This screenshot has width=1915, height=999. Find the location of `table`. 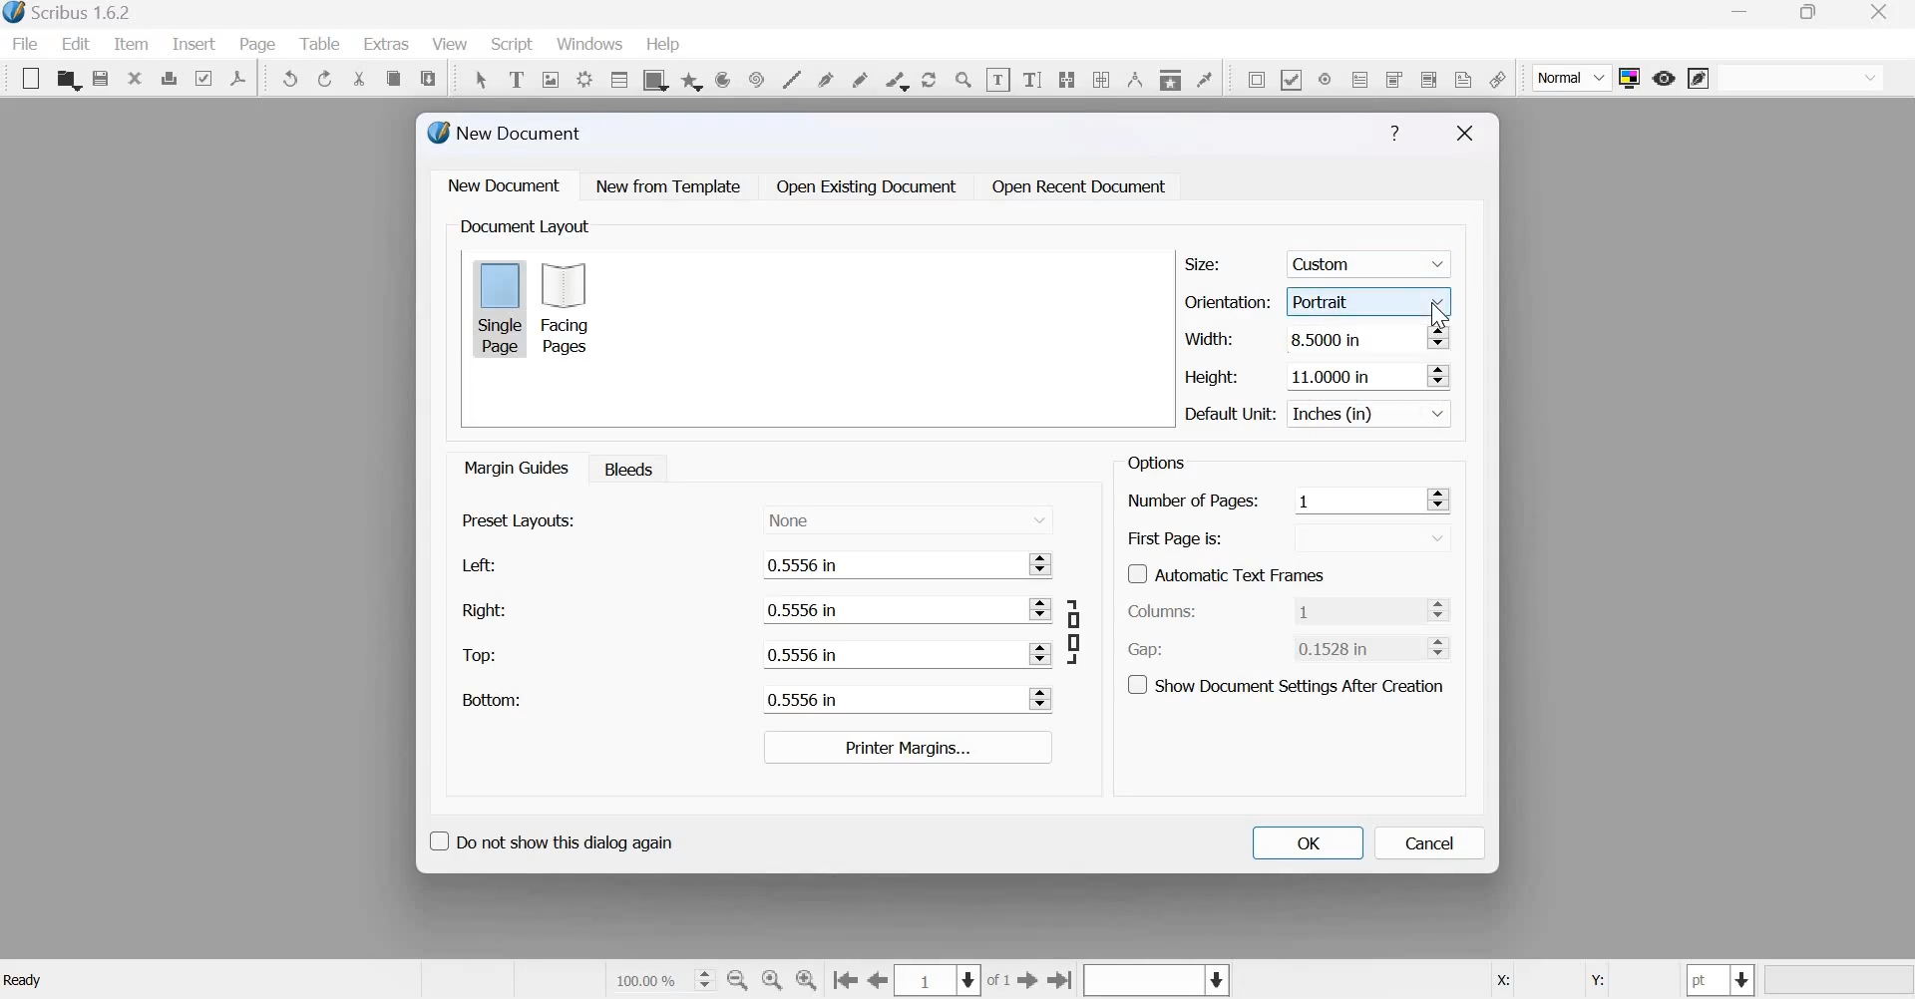

table is located at coordinates (617, 79).